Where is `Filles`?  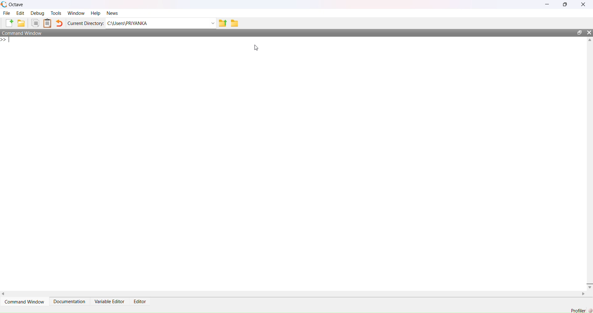 Filles is located at coordinates (36, 23).